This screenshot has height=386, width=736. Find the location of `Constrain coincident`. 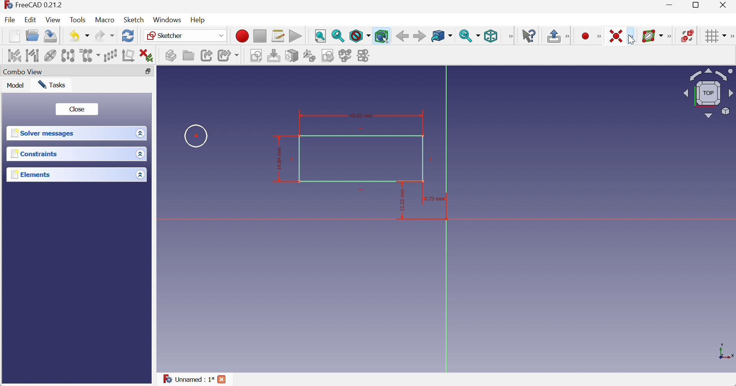

Constrain coincident is located at coordinates (616, 35).